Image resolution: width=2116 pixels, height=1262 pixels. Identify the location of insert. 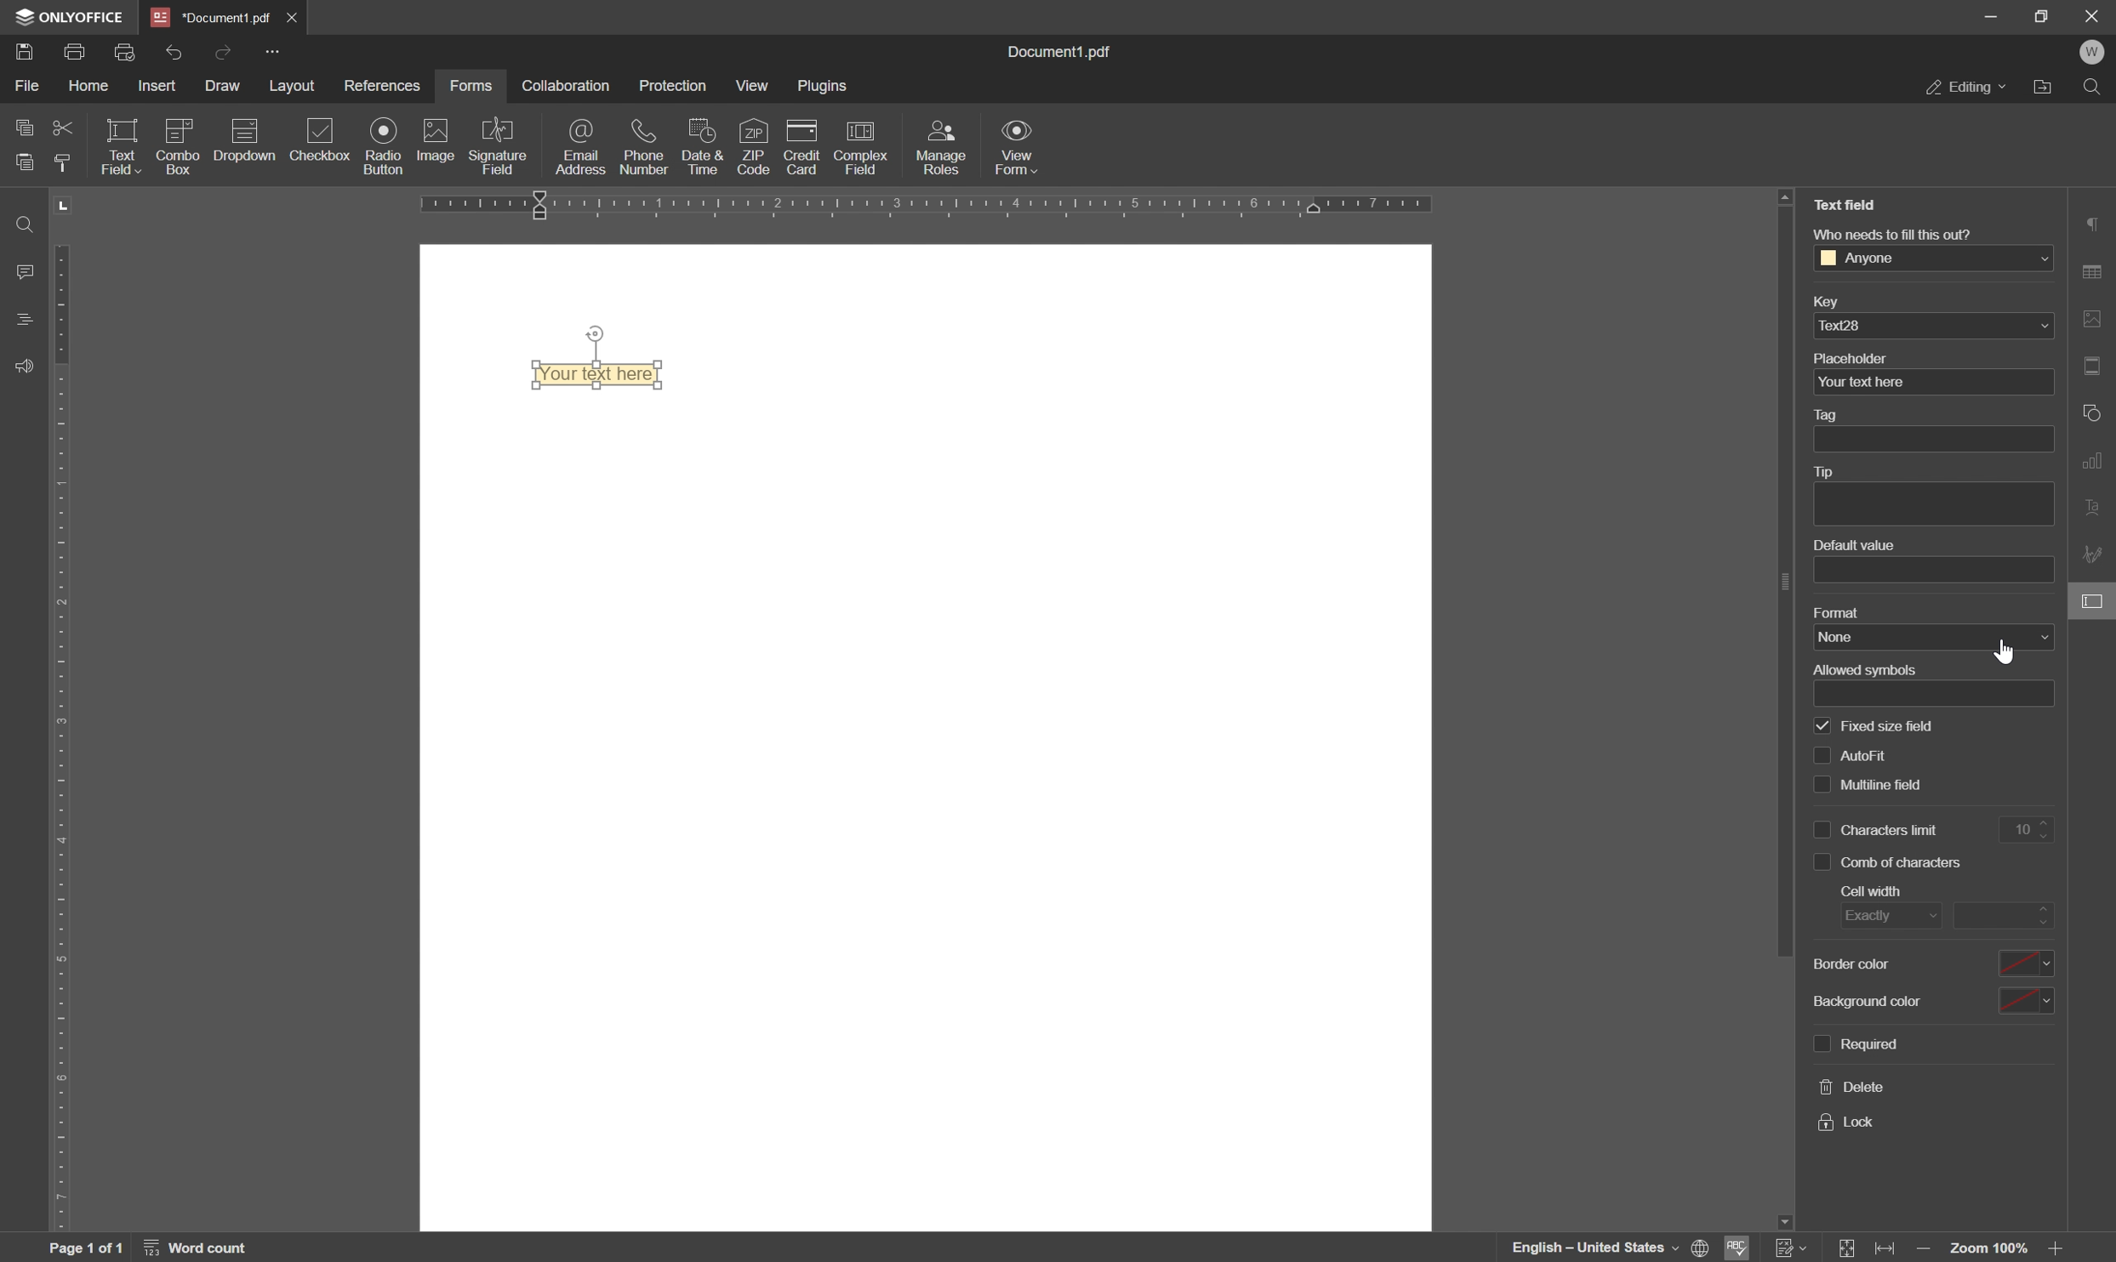
(159, 85).